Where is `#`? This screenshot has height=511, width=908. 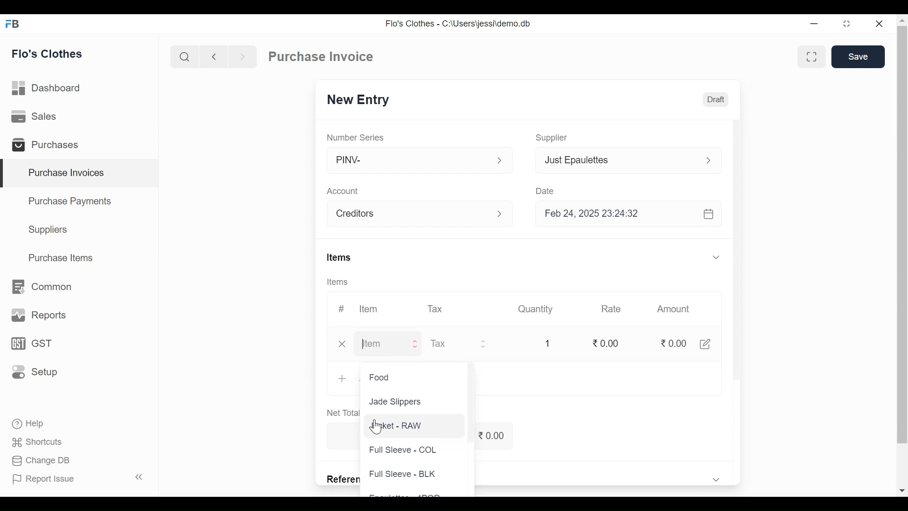
# is located at coordinates (343, 308).